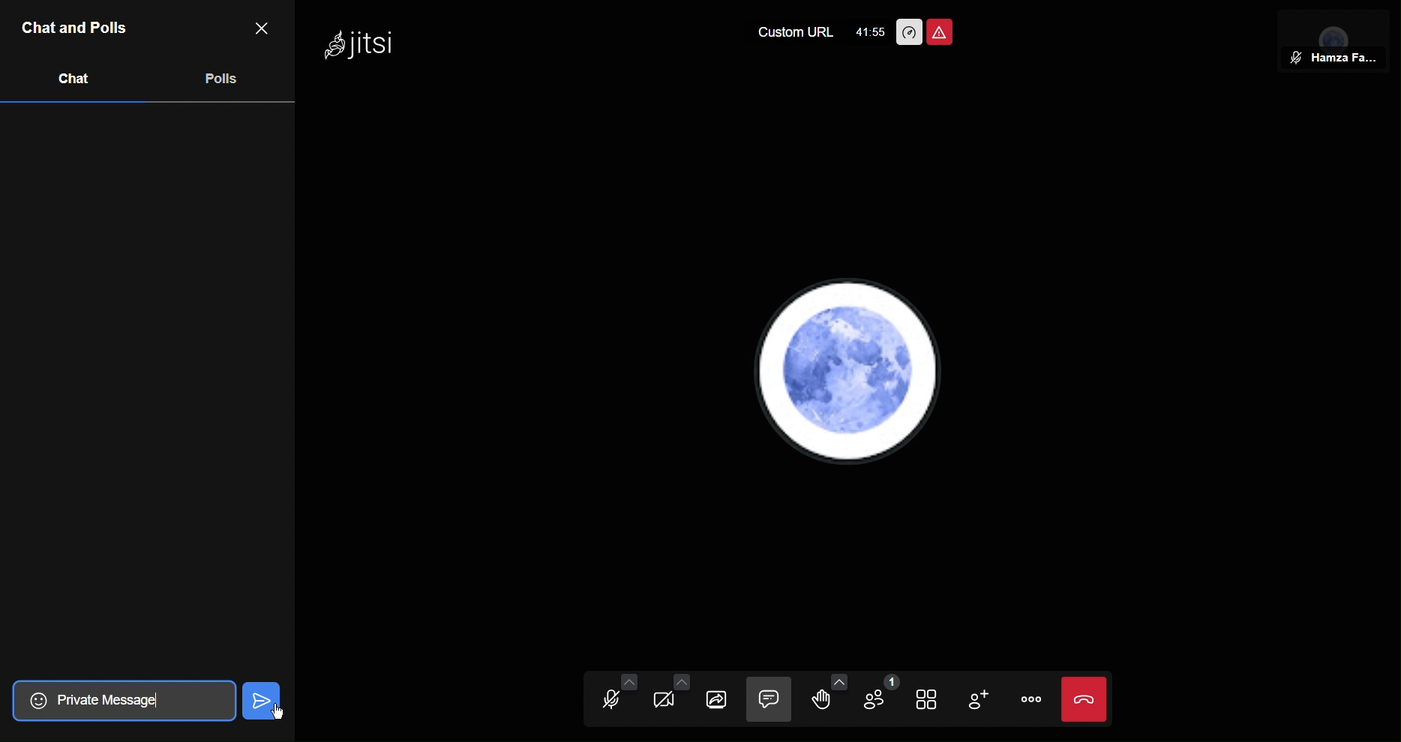  What do you see at coordinates (108, 701) in the screenshot?
I see `Private Message` at bounding box center [108, 701].